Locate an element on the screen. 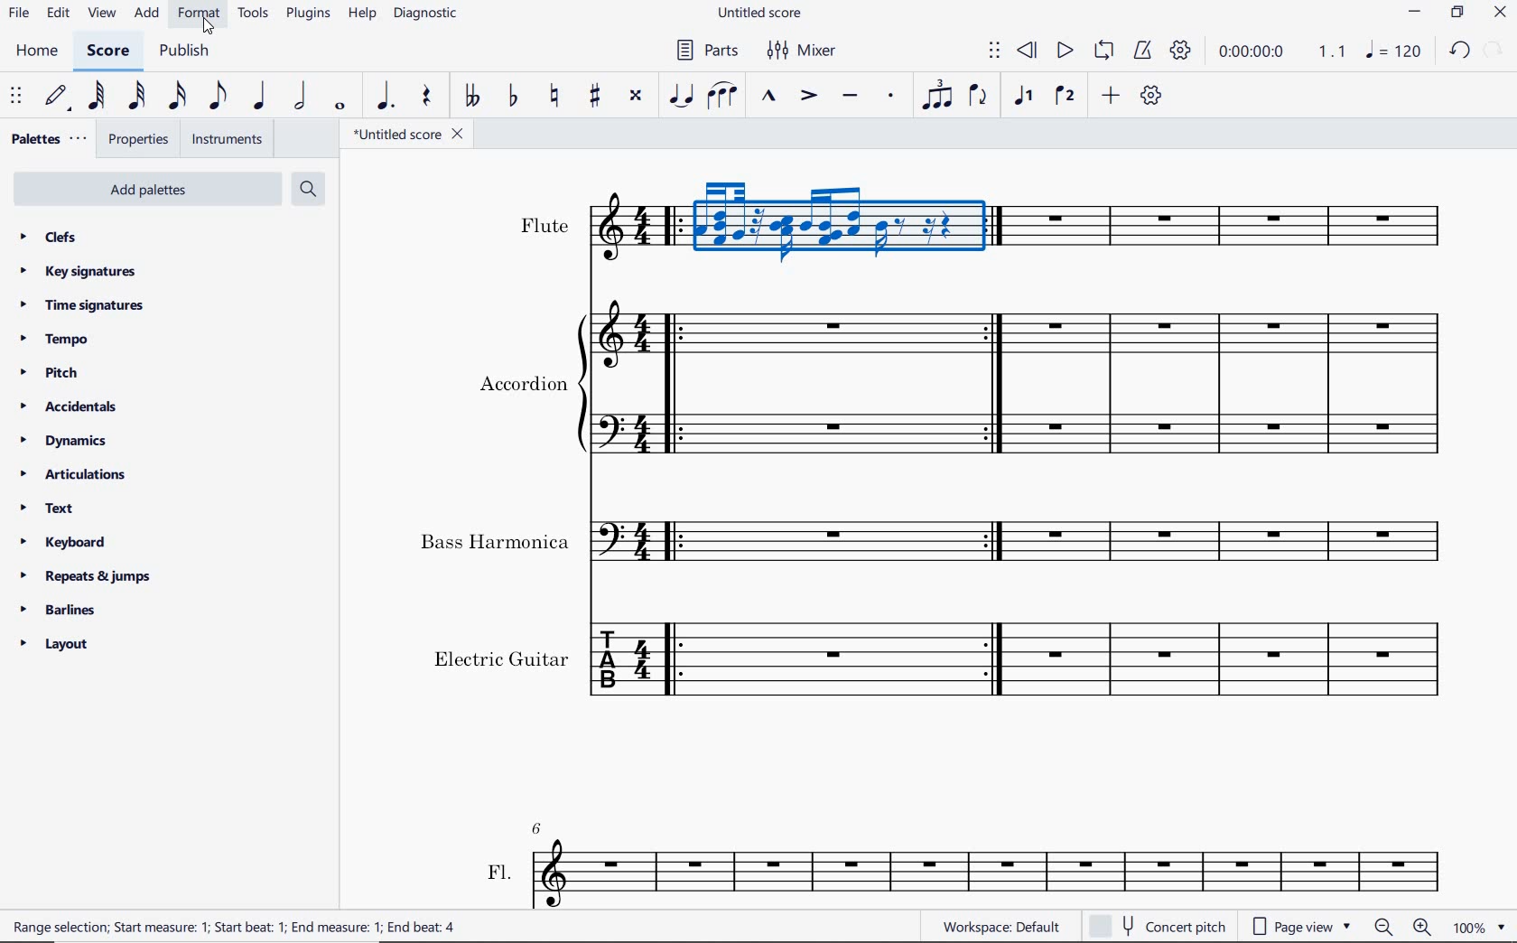 This screenshot has width=1517, height=943. Playback speed is located at coordinates (1334, 51).